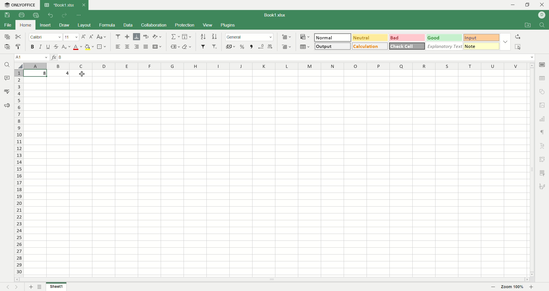  What do you see at coordinates (305, 37) in the screenshot?
I see `conditional formatting` at bounding box center [305, 37].